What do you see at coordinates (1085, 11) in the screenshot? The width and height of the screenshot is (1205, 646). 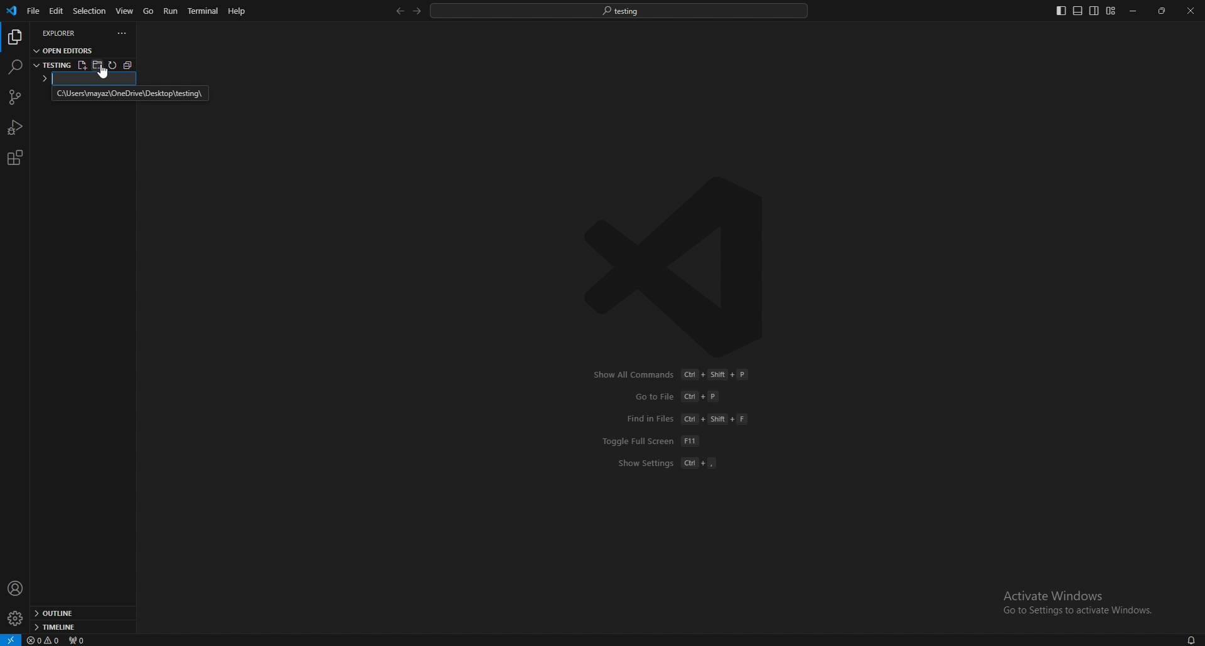 I see `editor layouts` at bounding box center [1085, 11].